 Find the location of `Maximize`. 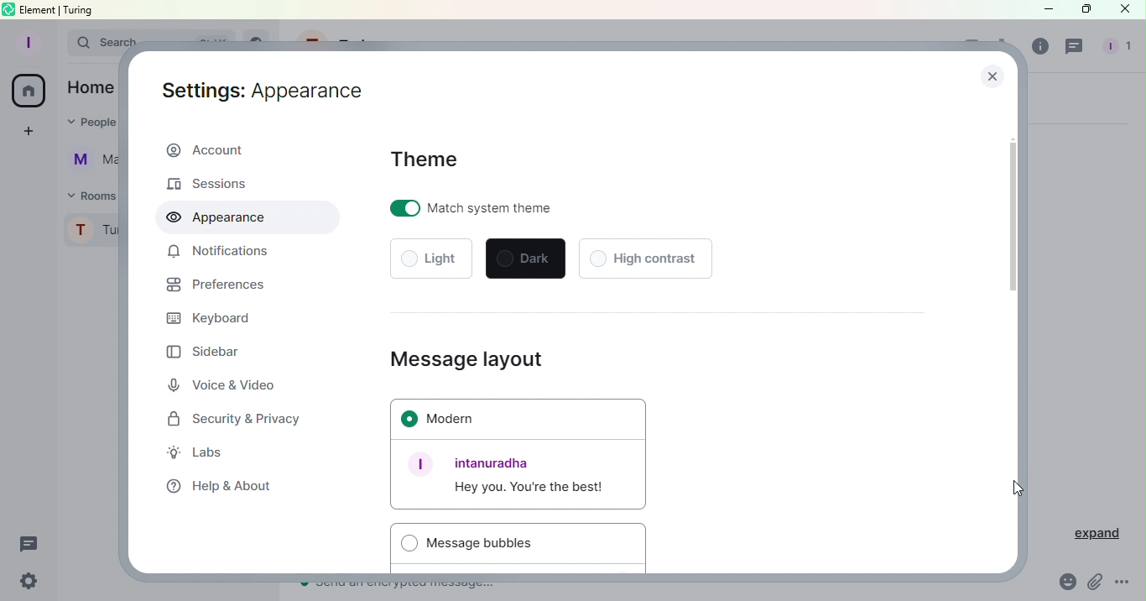

Maximize is located at coordinates (1086, 10).